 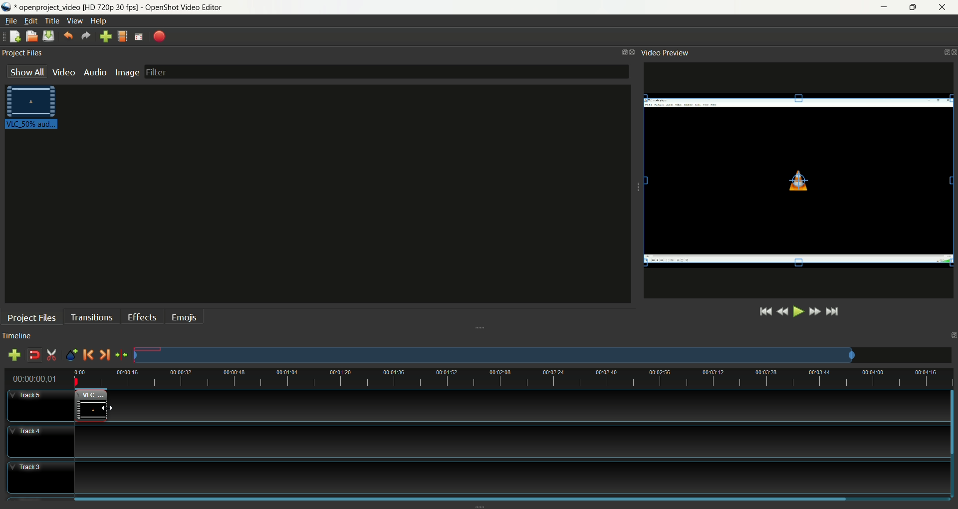 What do you see at coordinates (106, 36) in the screenshot?
I see `import files` at bounding box center [106, 36].